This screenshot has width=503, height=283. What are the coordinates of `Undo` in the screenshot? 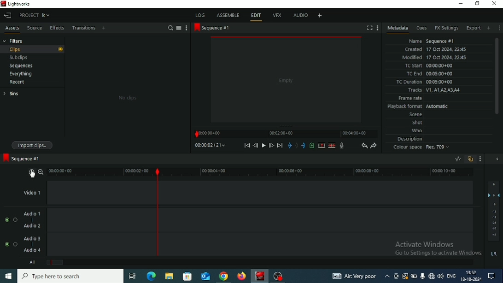 It's located at (364, 146).